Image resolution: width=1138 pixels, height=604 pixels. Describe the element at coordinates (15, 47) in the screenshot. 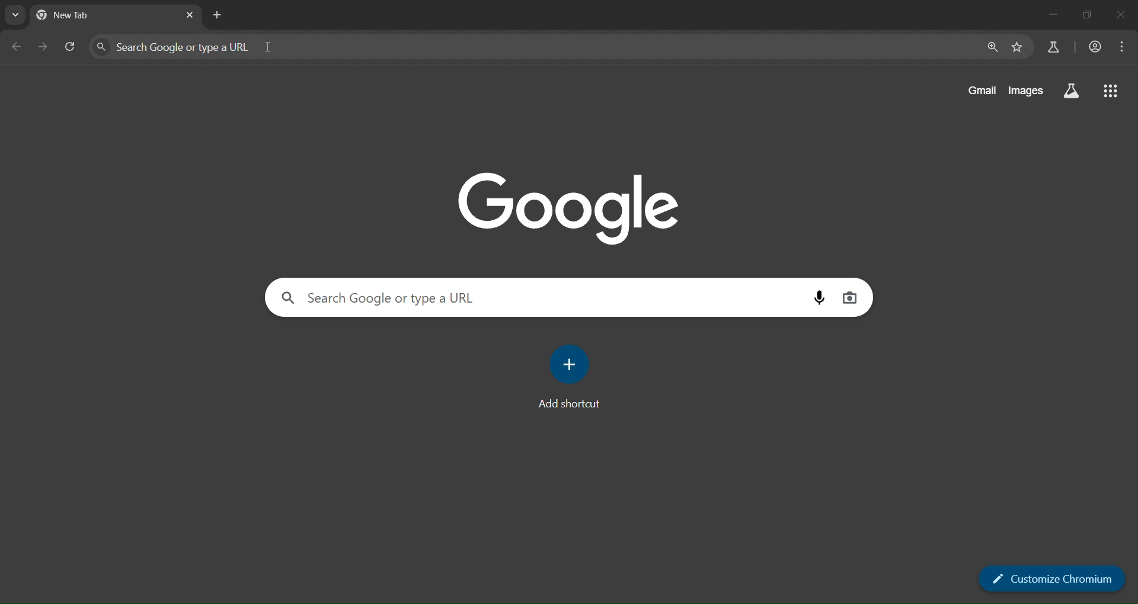

I see `go back one page` at that location.